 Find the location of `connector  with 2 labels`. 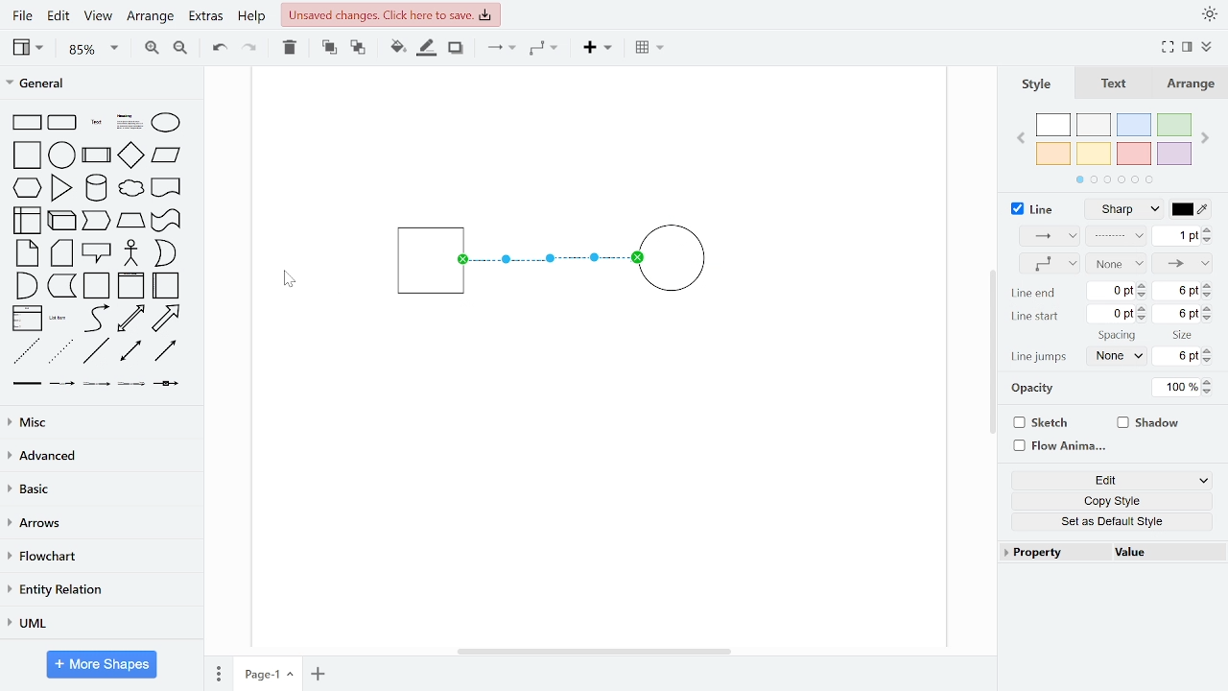

connector  with 2 labels is located at coordinates (98, 384).